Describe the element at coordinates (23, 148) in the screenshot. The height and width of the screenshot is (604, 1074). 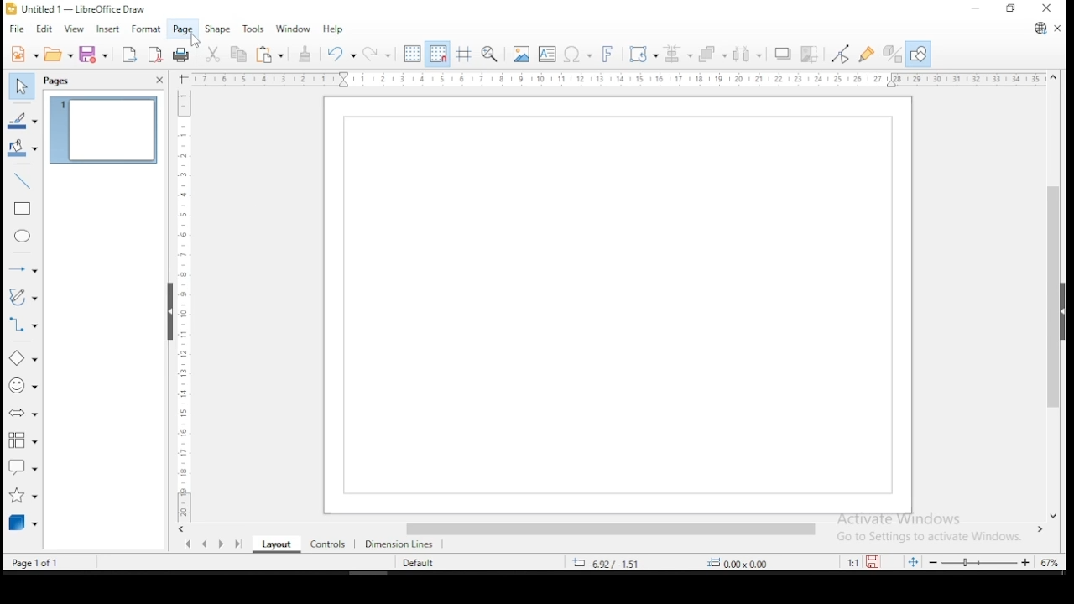
I see `fill color` at that location.